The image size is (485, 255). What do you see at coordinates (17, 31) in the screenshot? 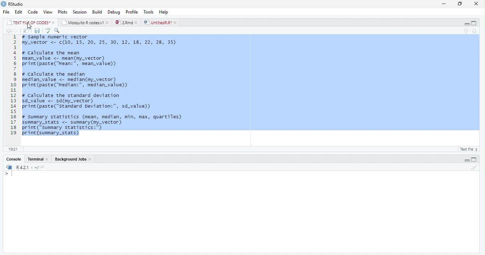
I see `forward` at bounding box center [17, 31].